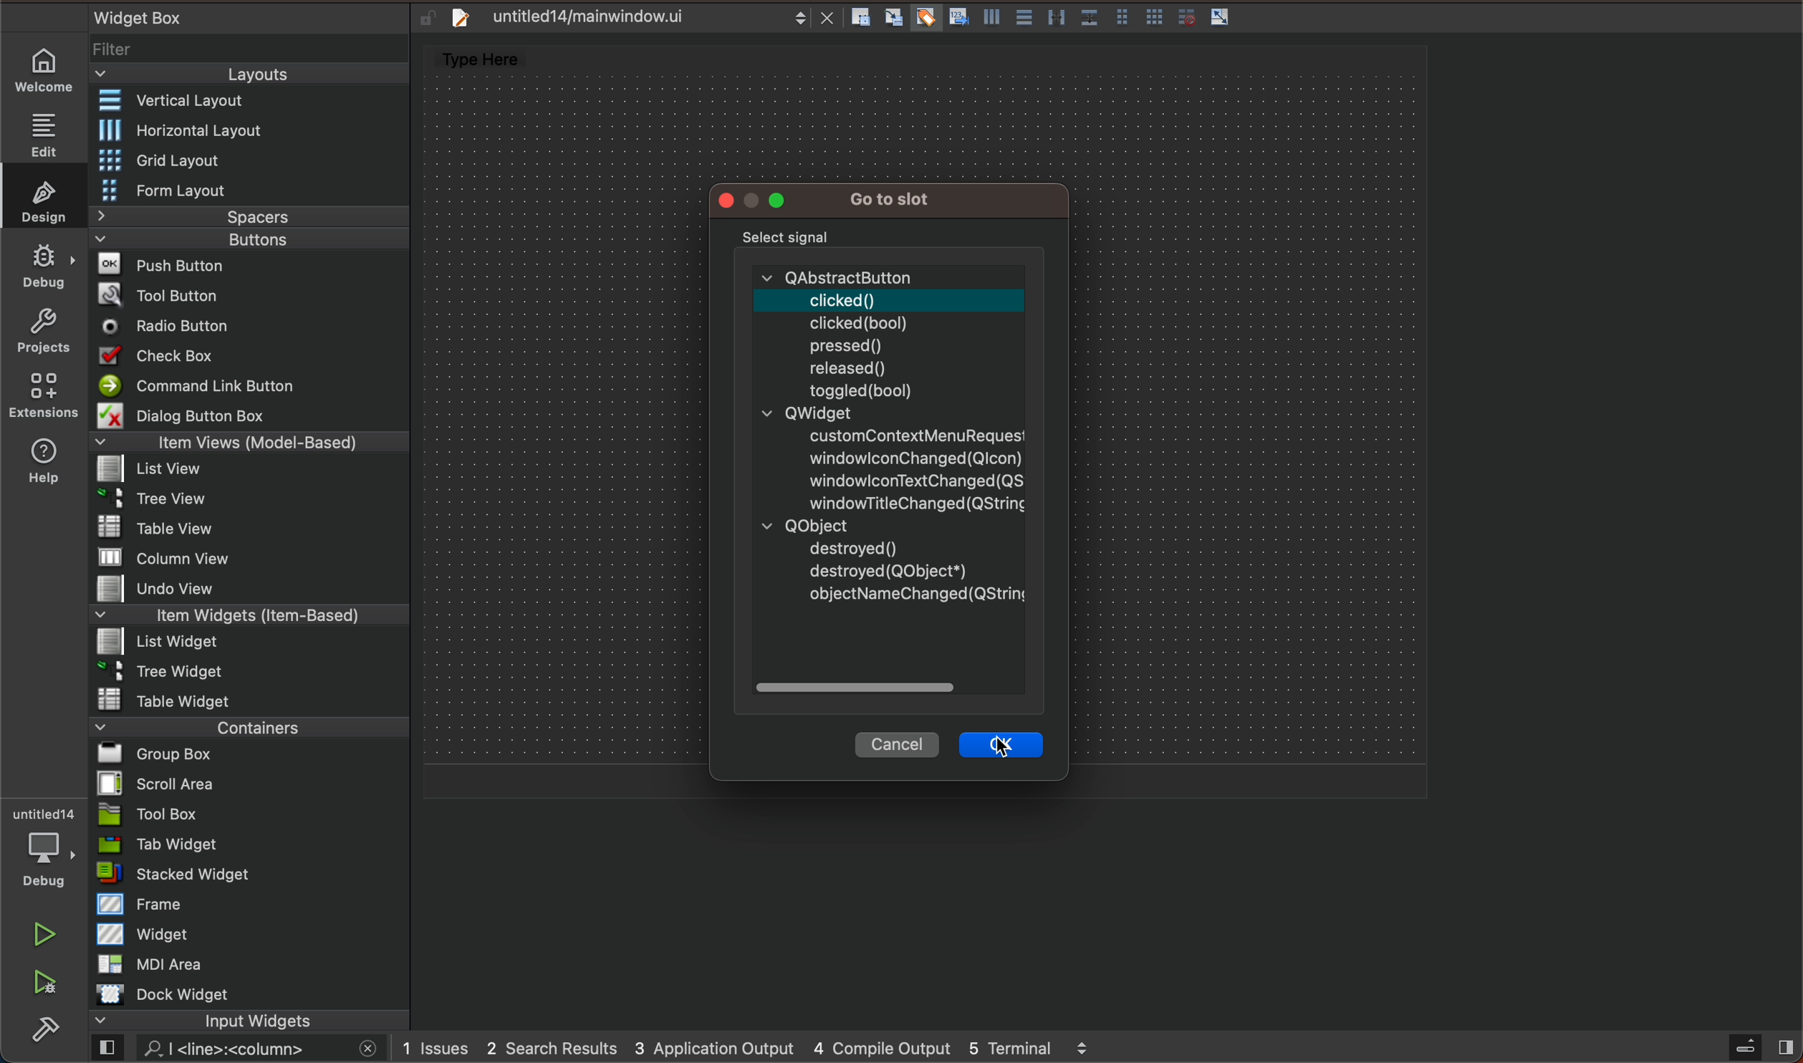 The height and width of the screenshot is (1063, 1803). Describe the element at coordinates (251, 560) in the screenshot. I see `column view` at that location.